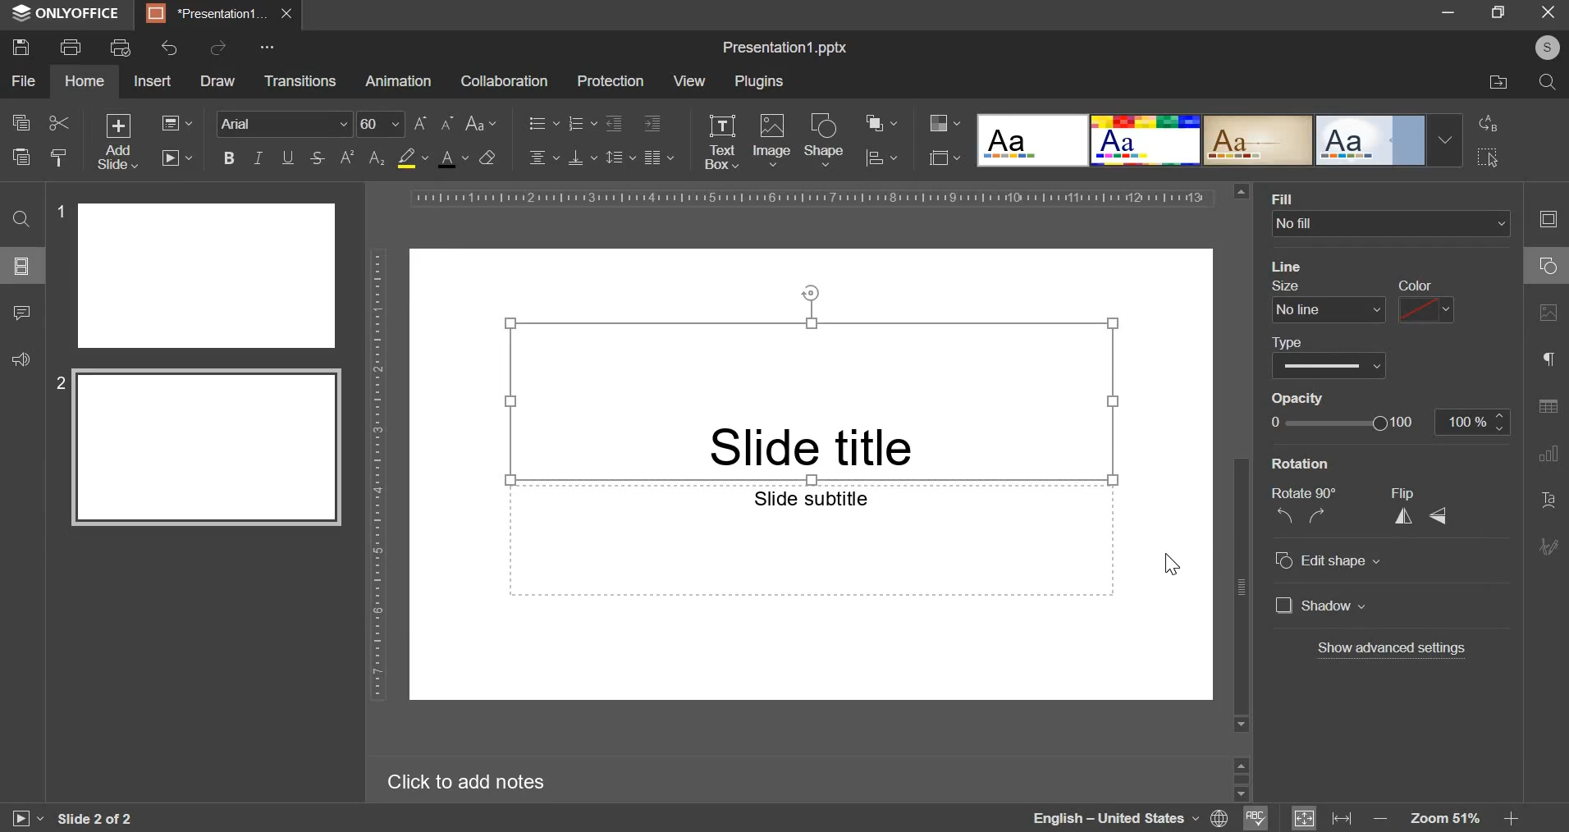 The image size is (1569, 832). What do you see at coordinates (18, 357) in the screenshot?
I see `feedback` at bounding box center [18, 357].